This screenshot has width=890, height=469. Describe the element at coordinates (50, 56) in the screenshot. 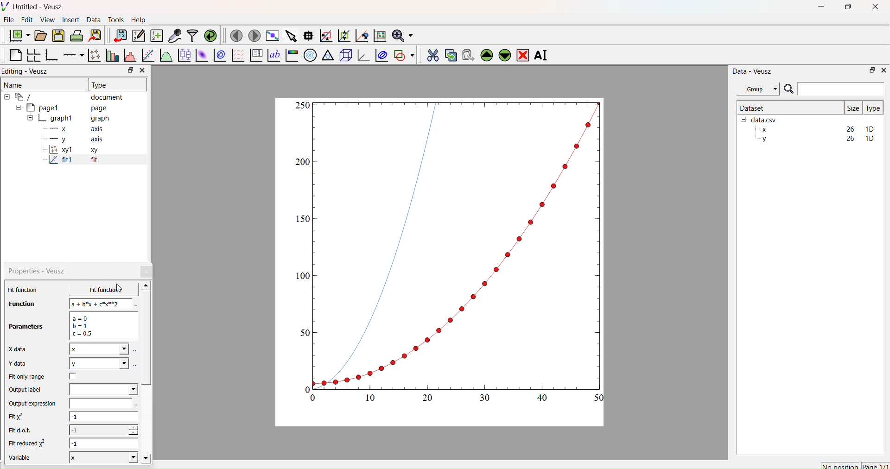

I see `Base Graph` at that location.